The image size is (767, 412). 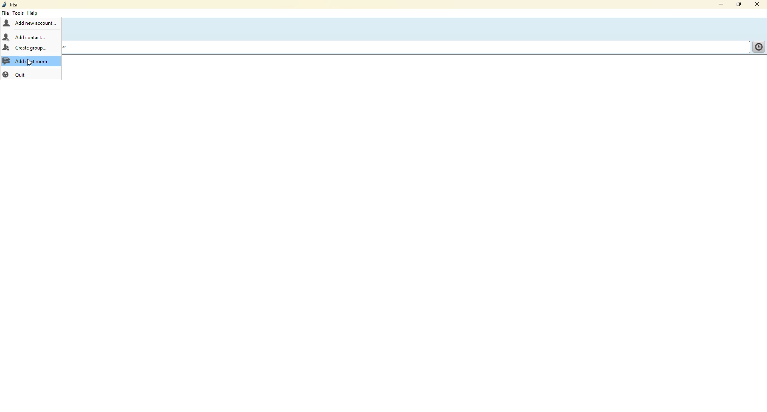 What do you see at coordinates (6, 47) in the screenshot?
I see `create group icon` at bounding box center [6, 47].